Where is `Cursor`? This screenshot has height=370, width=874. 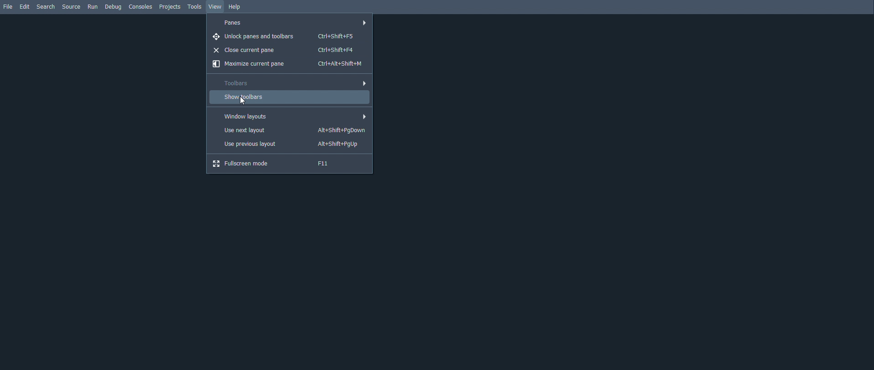
Cursor is located at coordinates (244, 101).